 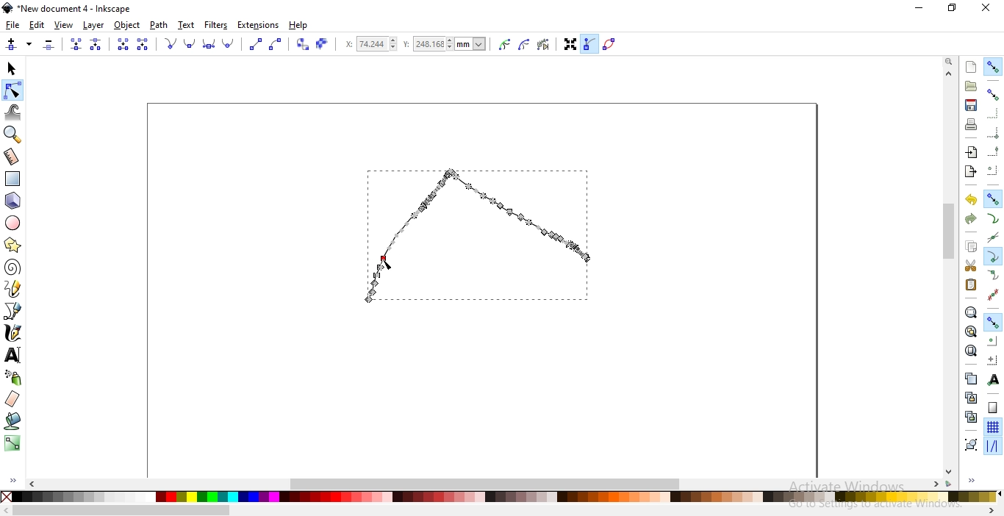 What do you see at coordinates (211, 45) in the screenshot?
I see `make selected nodes symmetric` at bounding box center [211, 45].